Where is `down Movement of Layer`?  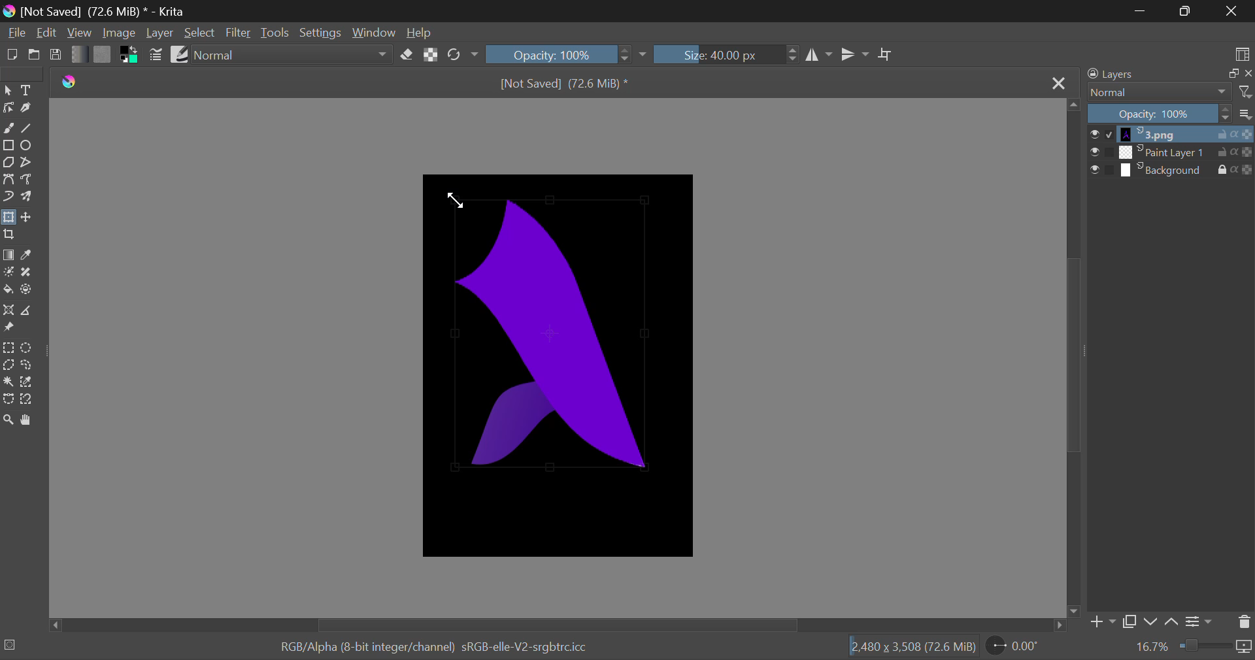 down Movement of Layer is located at coordinates (1152, 622).